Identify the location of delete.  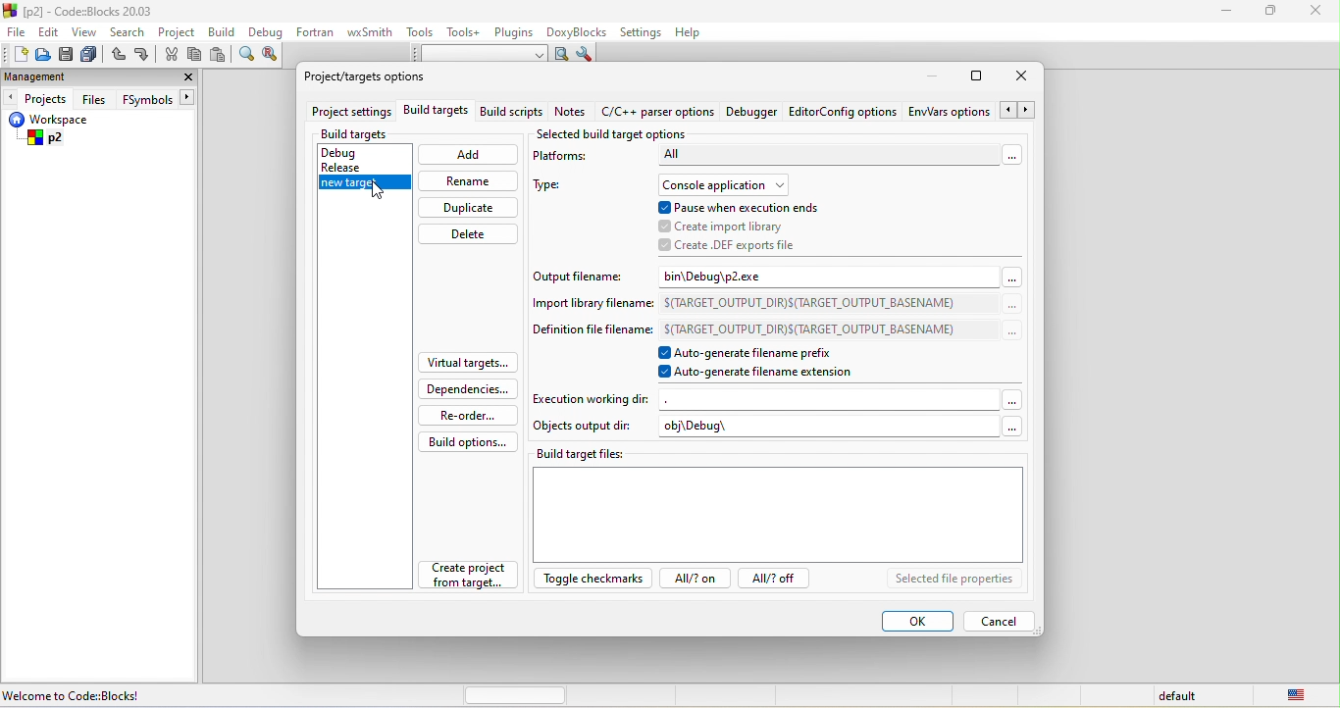
(470, 234).